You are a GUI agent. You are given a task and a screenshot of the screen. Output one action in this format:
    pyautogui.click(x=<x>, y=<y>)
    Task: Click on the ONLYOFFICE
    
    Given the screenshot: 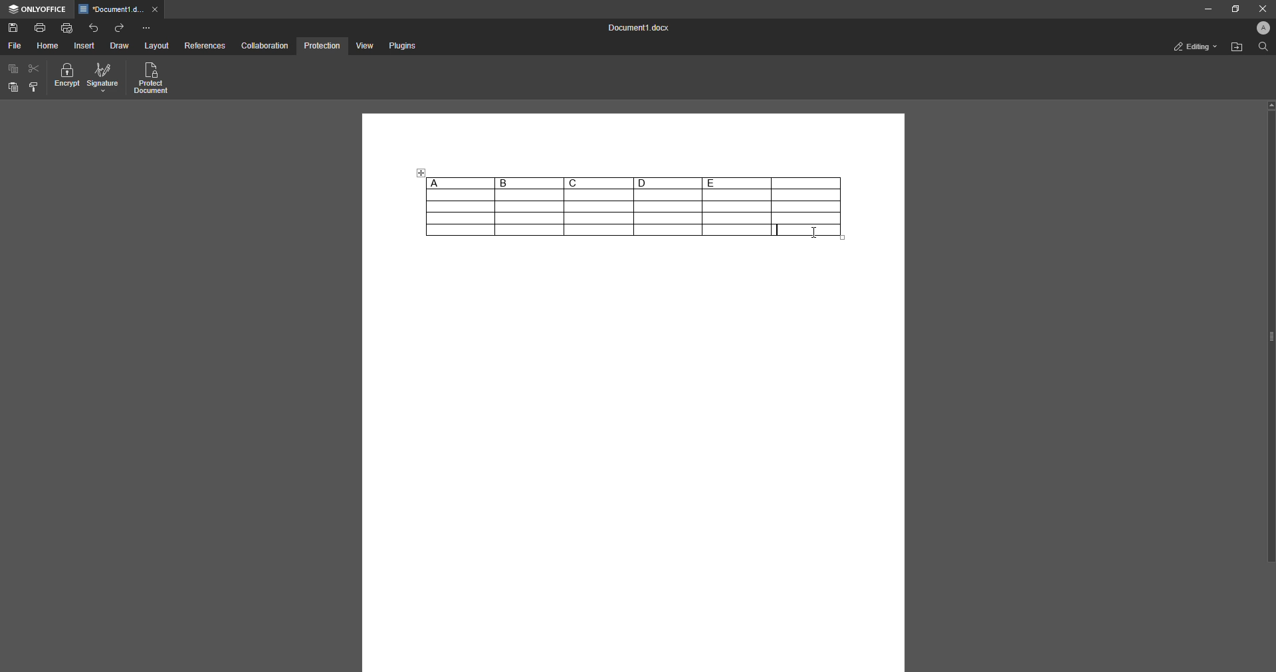 What is the action you would take?
    pyautogui.click(x=37, y=9)
    